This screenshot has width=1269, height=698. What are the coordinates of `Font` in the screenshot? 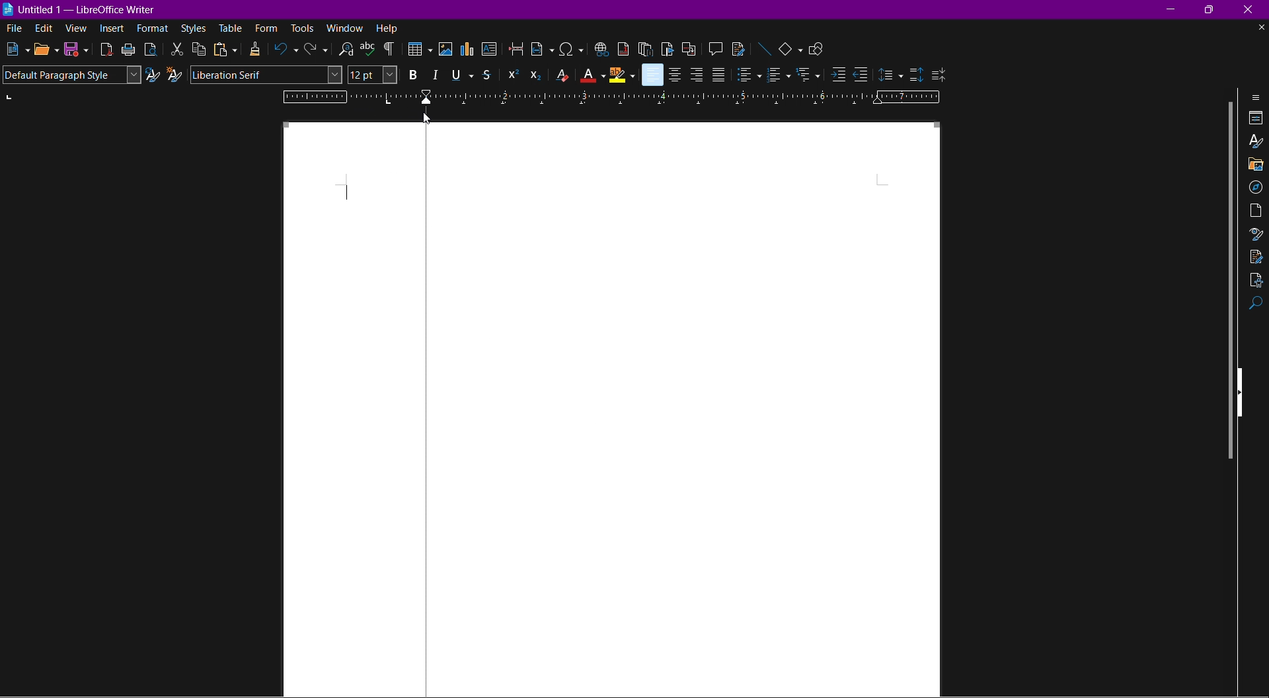 It's located at (267, 75).